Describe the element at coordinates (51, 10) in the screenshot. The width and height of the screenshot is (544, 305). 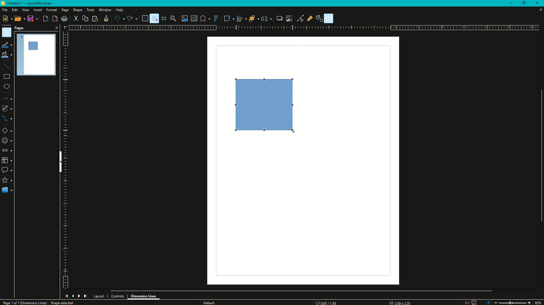
I see `Format` at that location.